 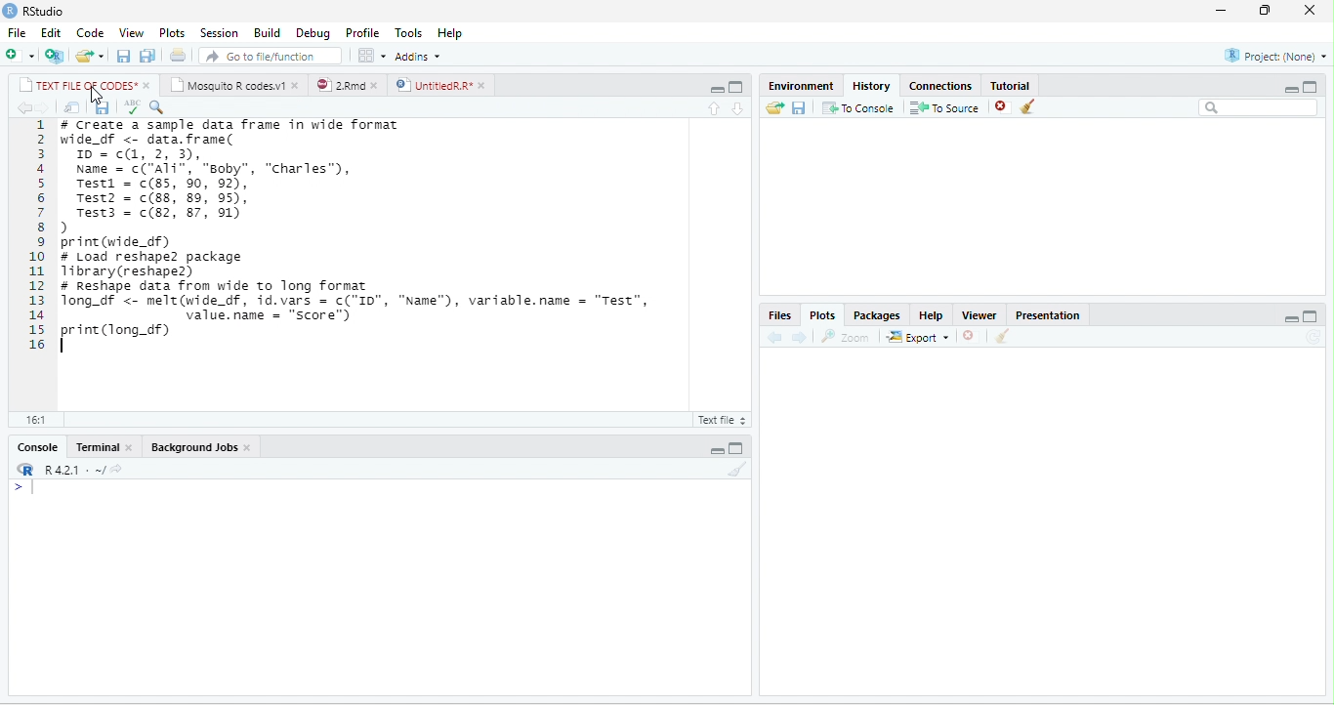 What do you see at coordinates (192, 446) in the screenshot?
I see `Background Jobs` at bounding box center [192, 446].